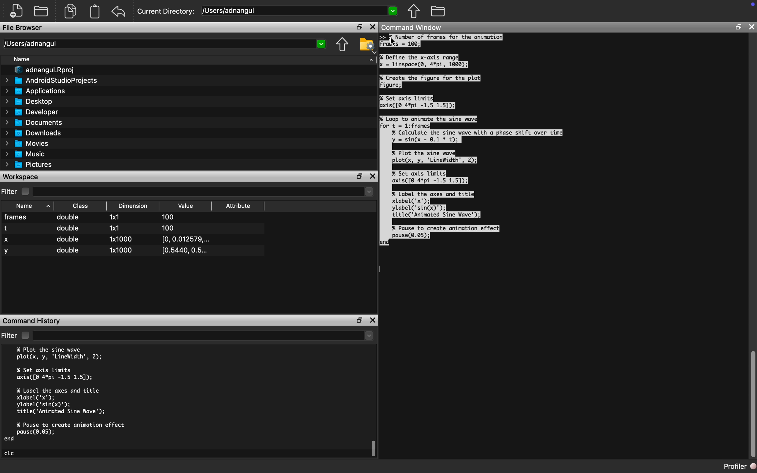  What do you see at coordinates (10, 454) in the screenshot?
I see `clc` at bounding box center [10, 454].